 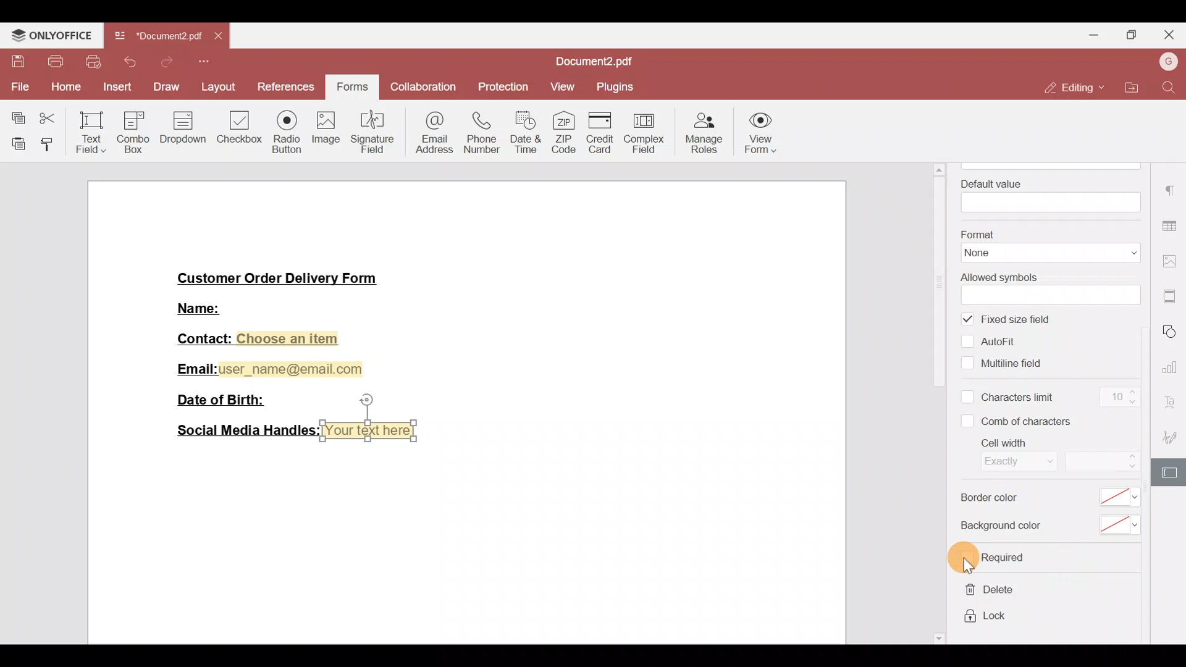 I want to click on Social Media Handles, so click(x=243, y=430).